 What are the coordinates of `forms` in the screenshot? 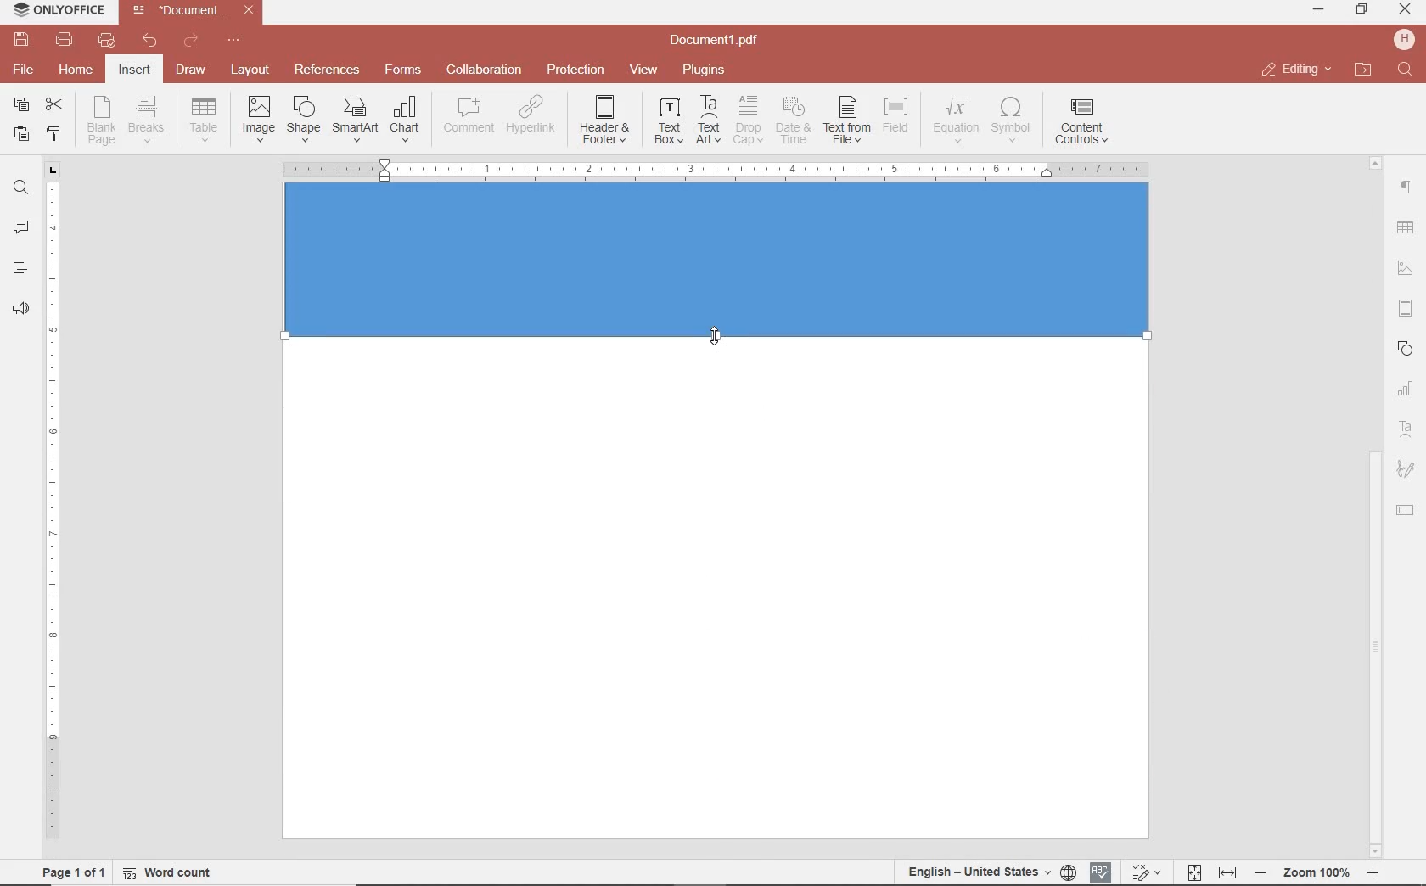 It's located at (403, 70).